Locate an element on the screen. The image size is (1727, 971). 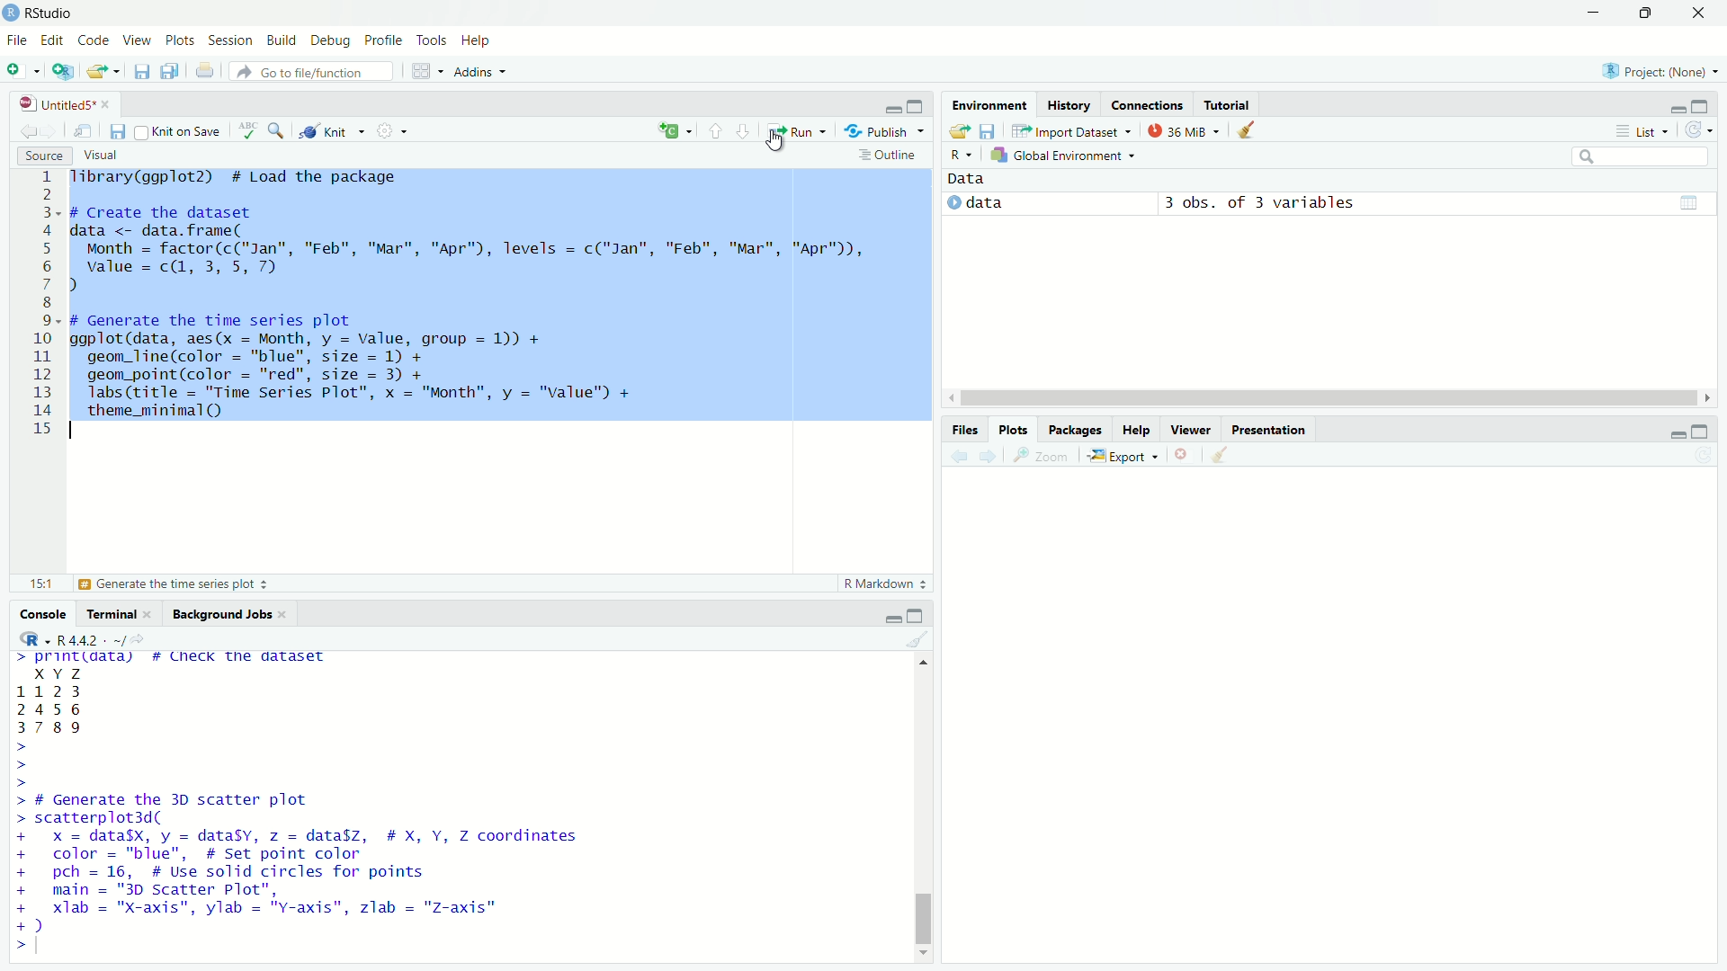
save current document is located at coordinates (142, 71).